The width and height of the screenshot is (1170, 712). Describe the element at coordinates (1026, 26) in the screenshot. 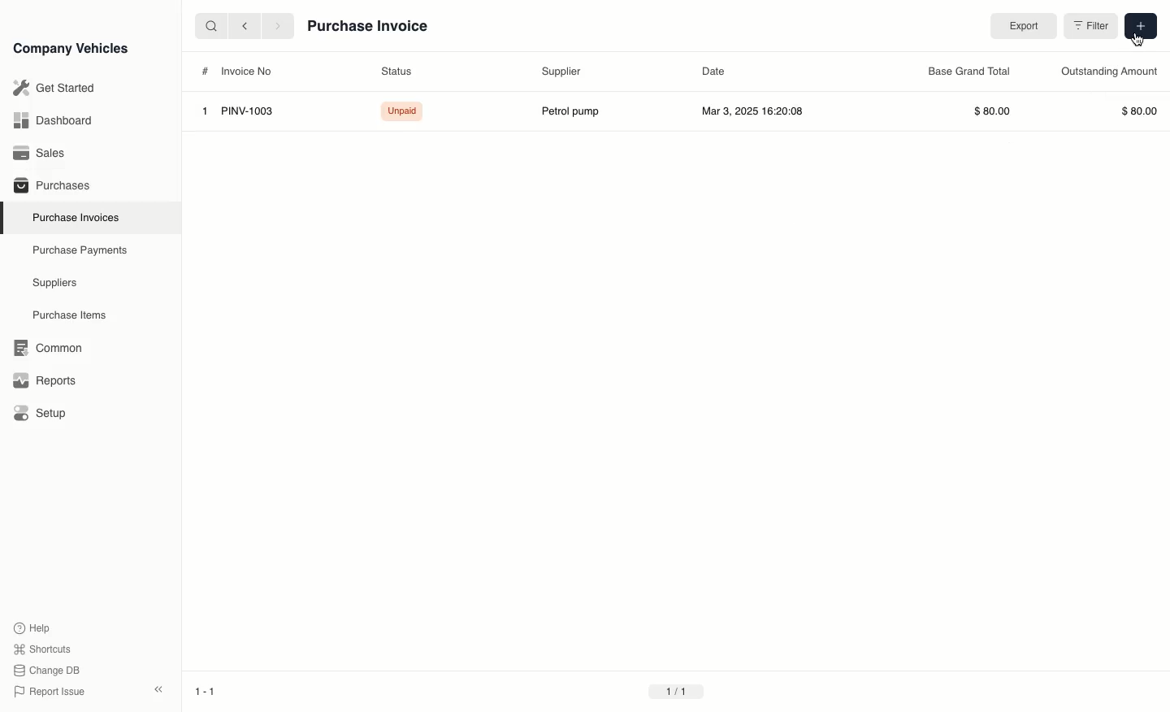

I see `export` at that location.